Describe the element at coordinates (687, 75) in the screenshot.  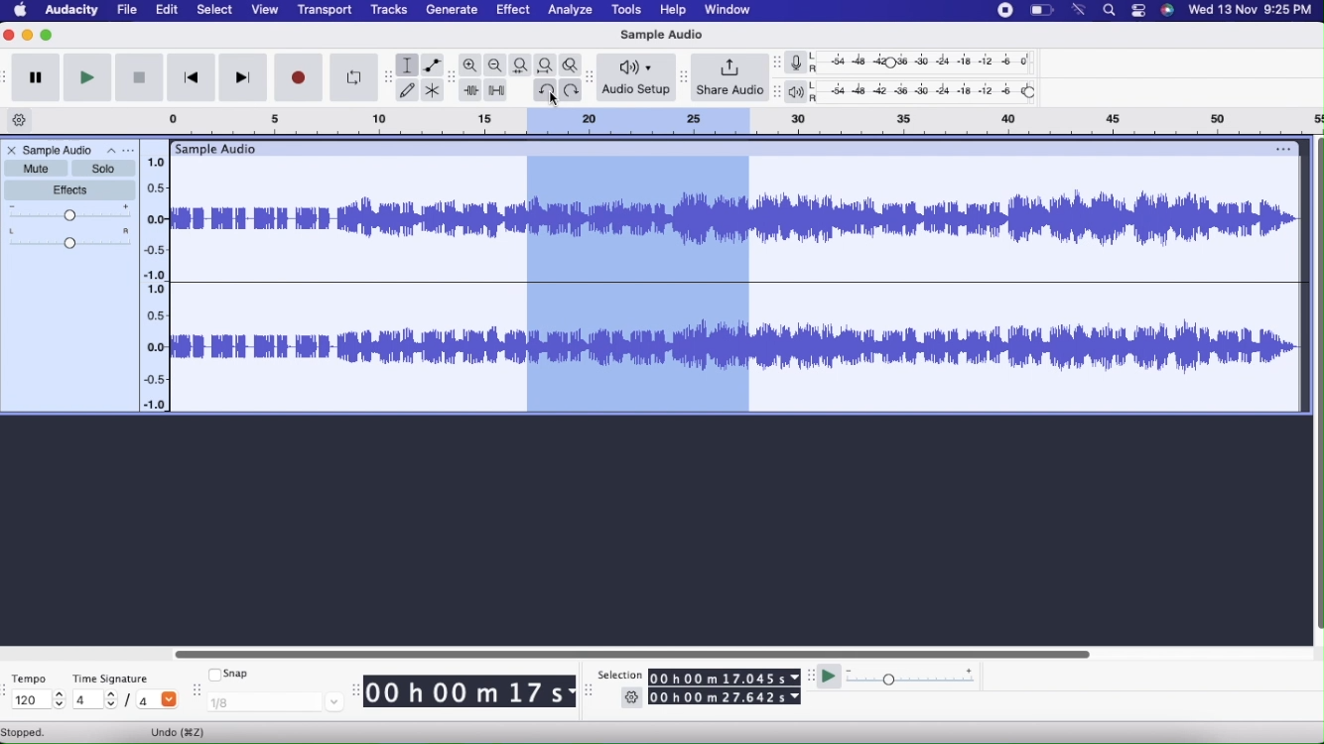
I see `move toolbar` at that location.